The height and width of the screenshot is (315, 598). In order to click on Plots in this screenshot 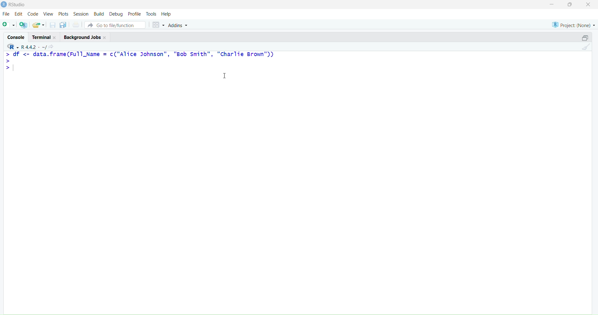, I will do `click(64, 14)`.